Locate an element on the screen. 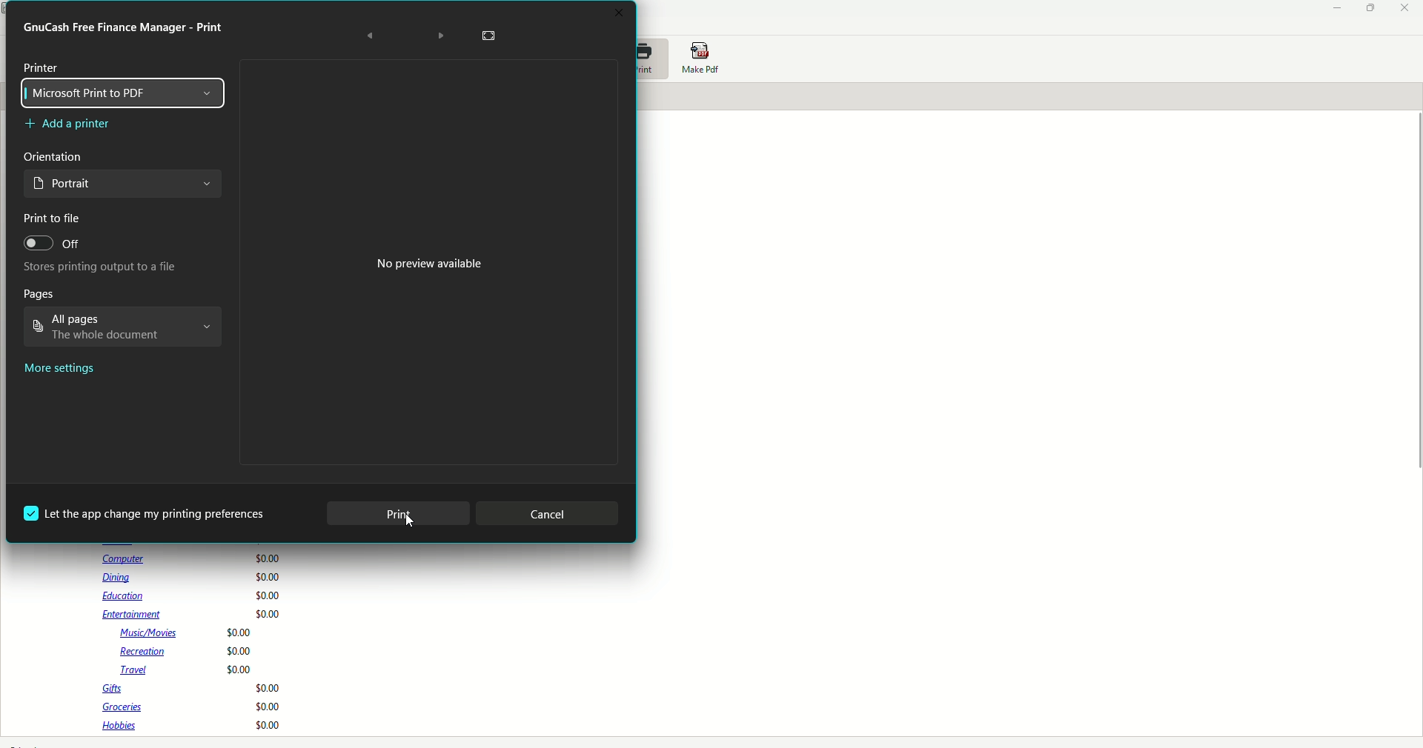  Microsoft print to PDF is located at coordinates (126, 93).